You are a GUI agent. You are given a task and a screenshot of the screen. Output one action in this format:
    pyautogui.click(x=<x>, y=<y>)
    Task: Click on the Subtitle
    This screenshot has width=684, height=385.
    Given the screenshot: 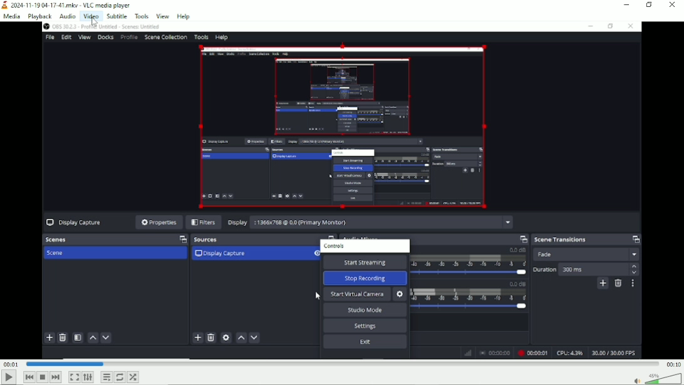 What is the action you would take?
    pyautogui.click(x=117, y=16)
    